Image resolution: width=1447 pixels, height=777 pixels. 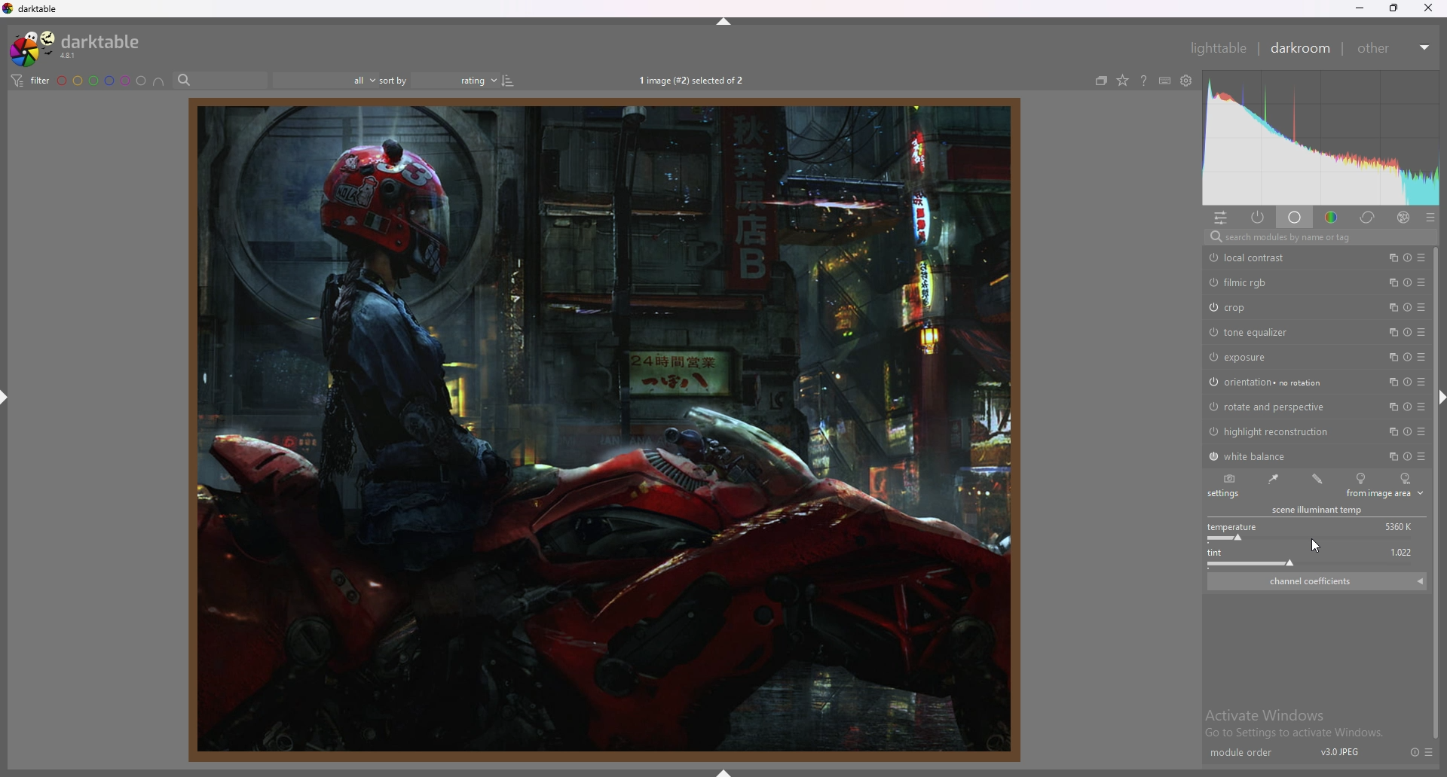 What do you see at coordinates (158, 81) in the screenshot?
I see `including color label` at bounding box center [158, 81].